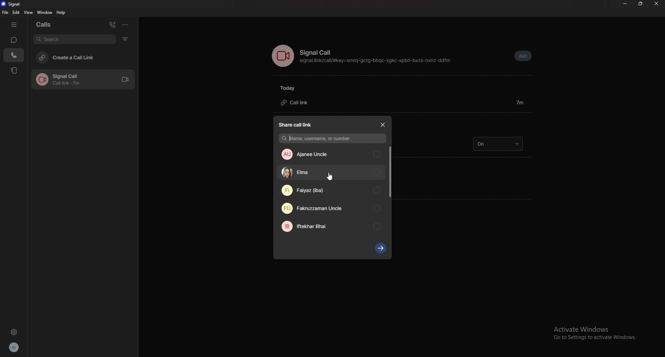  What do you see at coordinates (317, 53) in the screenshot?
I see `signal call` at bounding box center [317, 53].